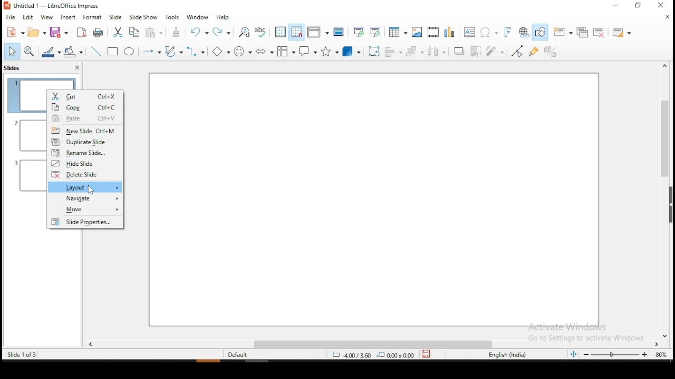 The image size is (675, 379). What do you see at coordinates (98, 52) in the screenshot?
I see `line` at bounding box center [98, 52].